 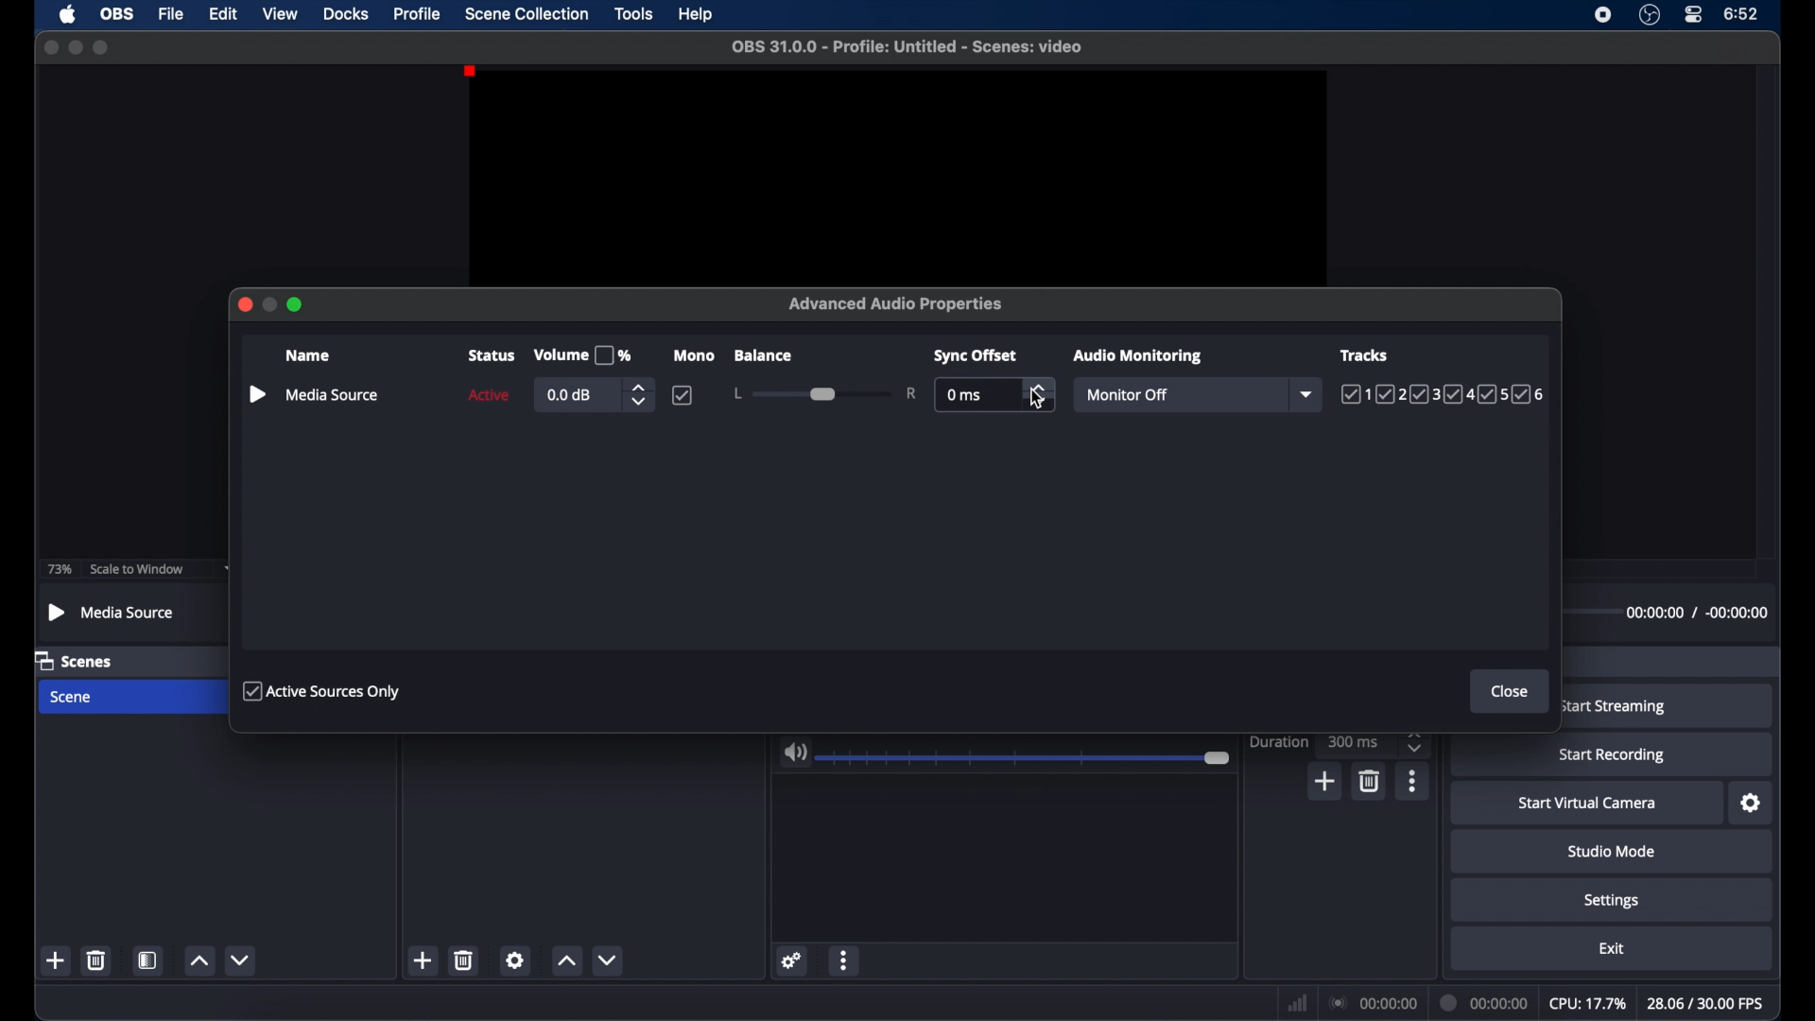 What do you see at coordinates (794, 753) in the screenshot?
I see `volume` at bounding box center [794, 753].